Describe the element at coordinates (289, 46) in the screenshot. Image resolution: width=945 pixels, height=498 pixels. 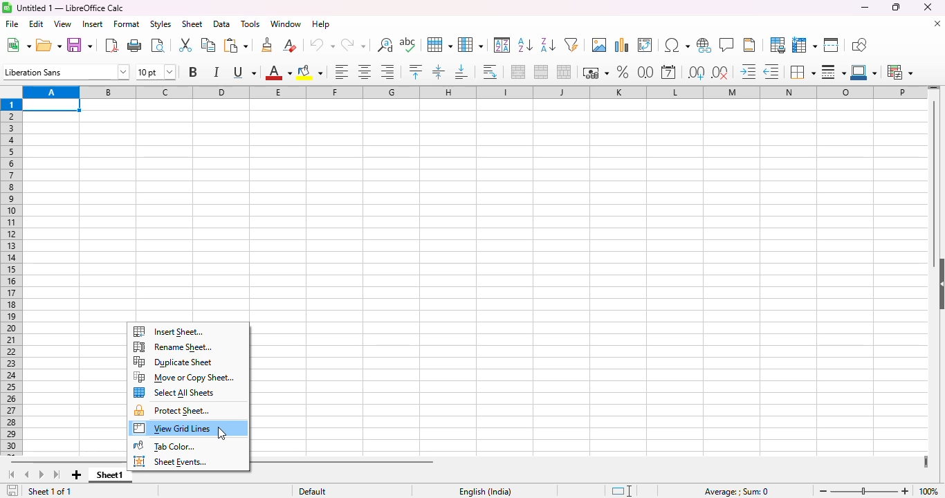
I see `clear direct formatting` at that location.